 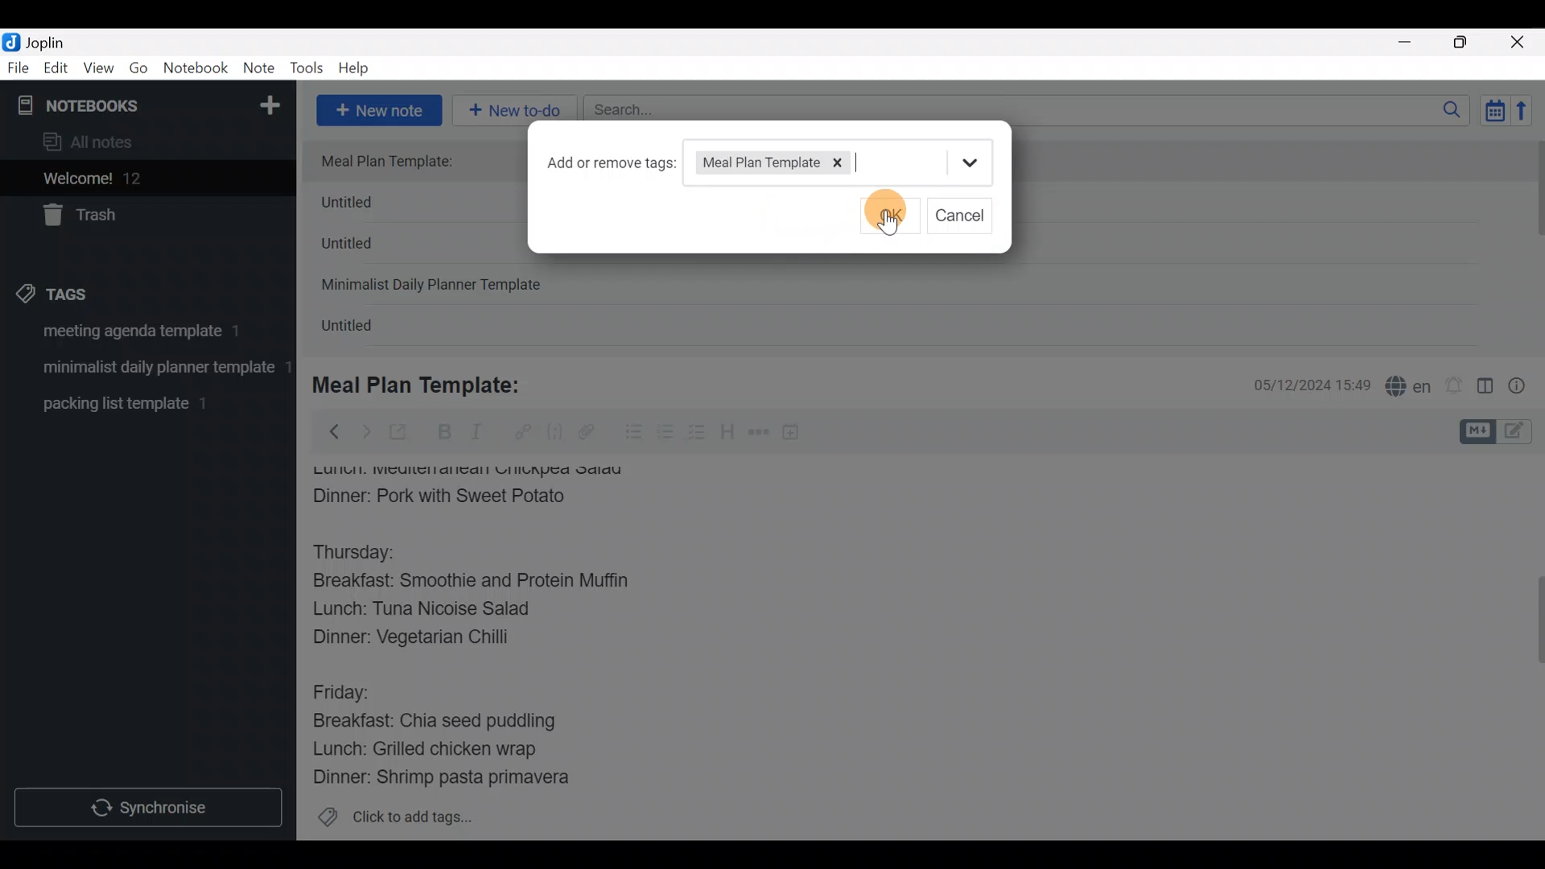 What do you see at coordinates (143, 336) in the screenshot?
I see `Tag 1` at bounding box center [143, 336].